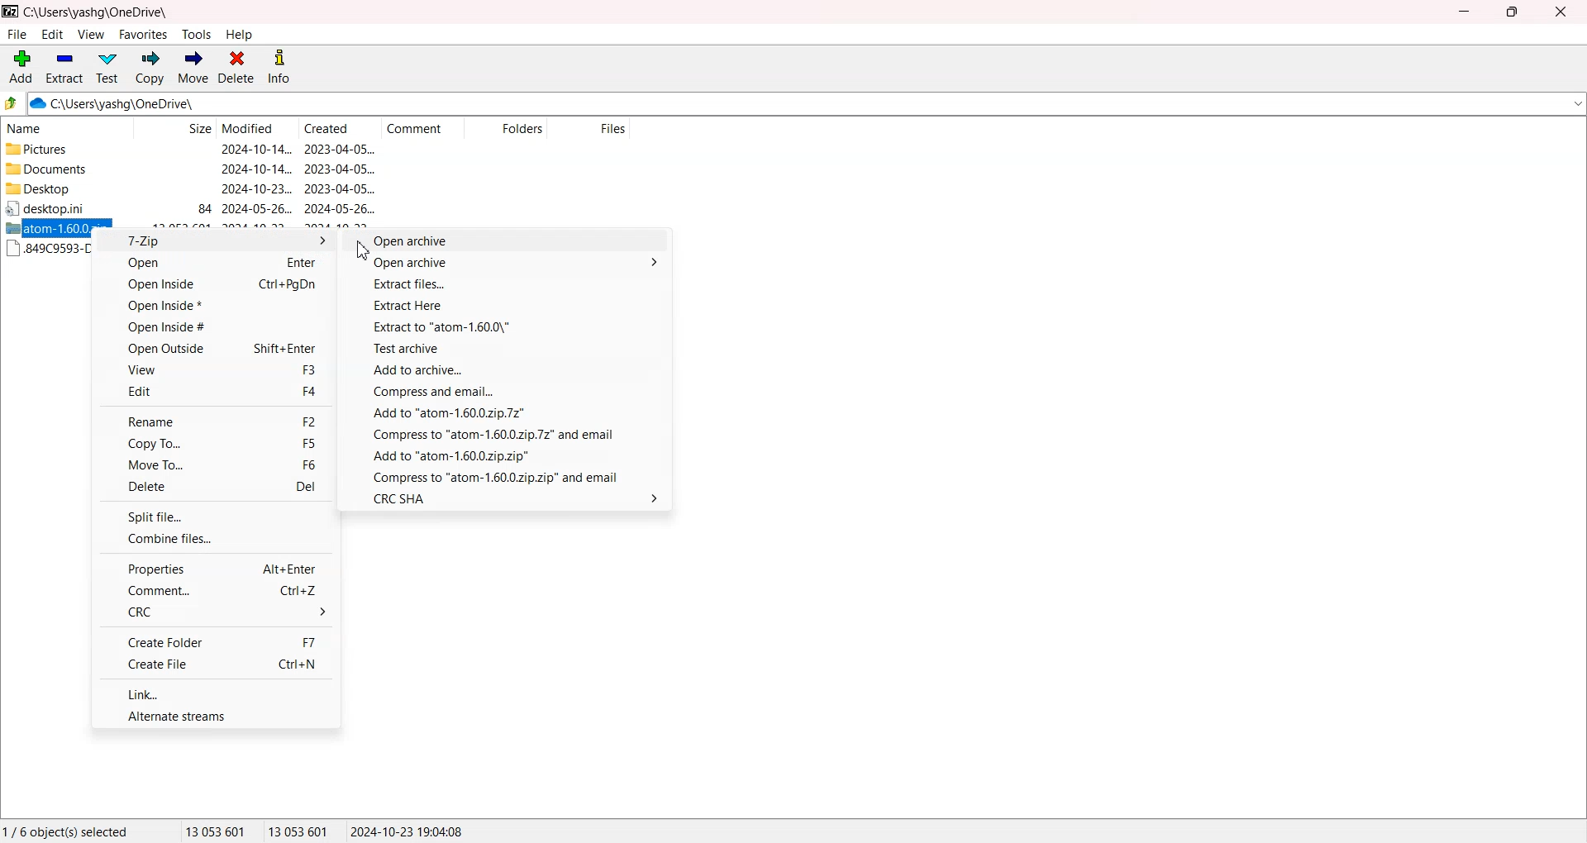  What do you see at coordinates (64, 150) in the screenshot?
I see `Pictures file` at bounding box center [64, 150].